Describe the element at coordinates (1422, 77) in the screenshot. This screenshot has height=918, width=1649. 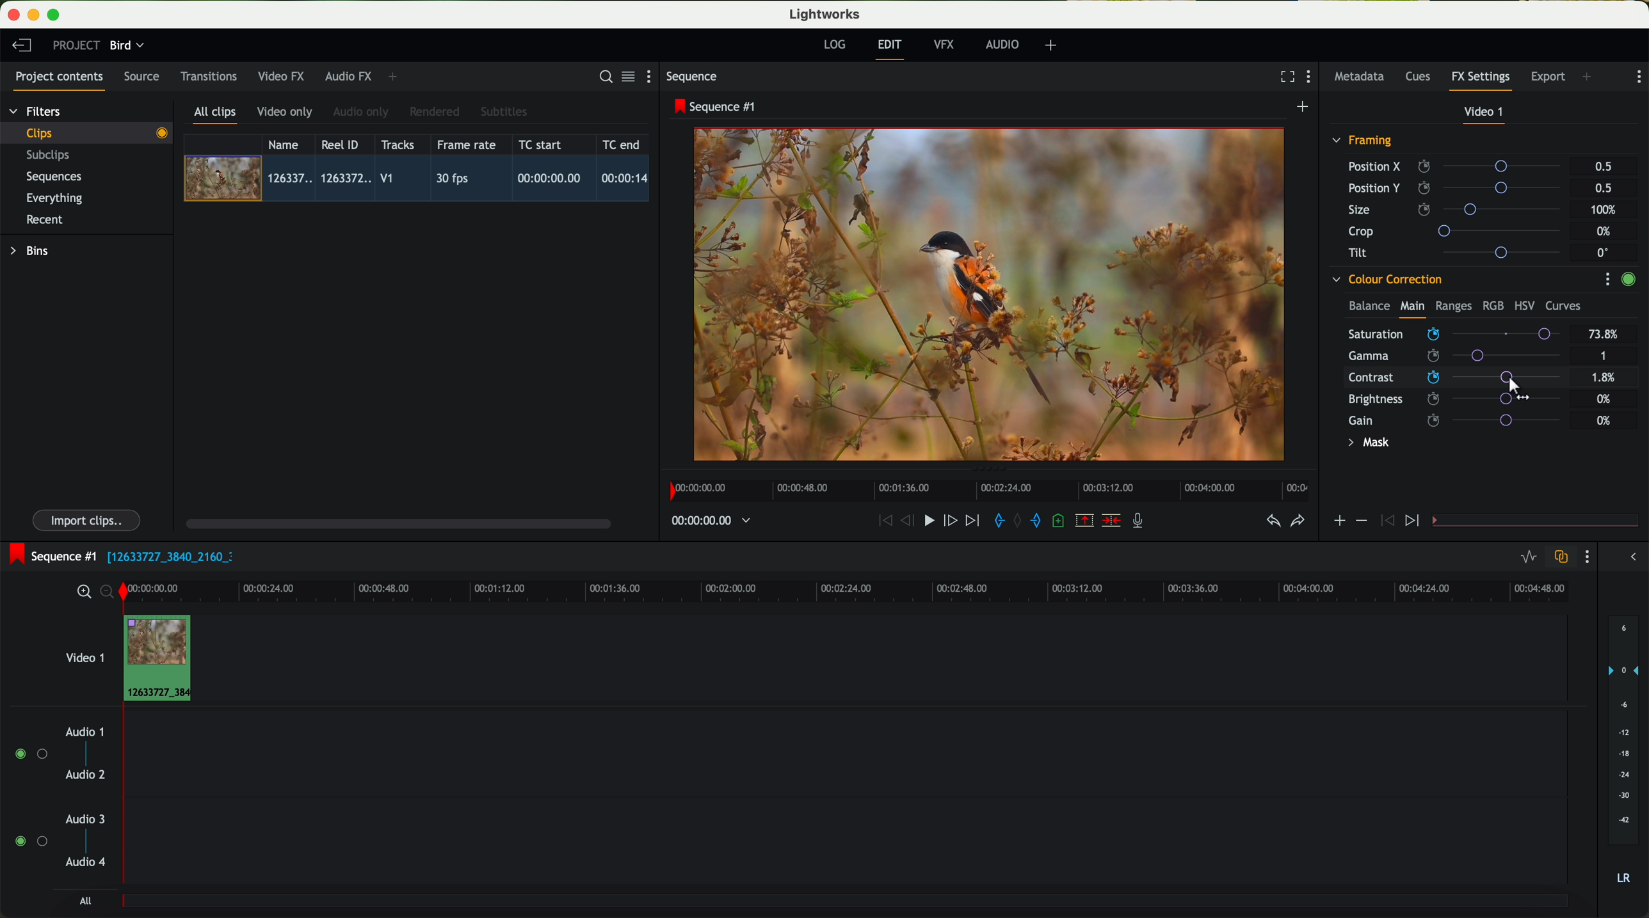
I see `cues` at that location.